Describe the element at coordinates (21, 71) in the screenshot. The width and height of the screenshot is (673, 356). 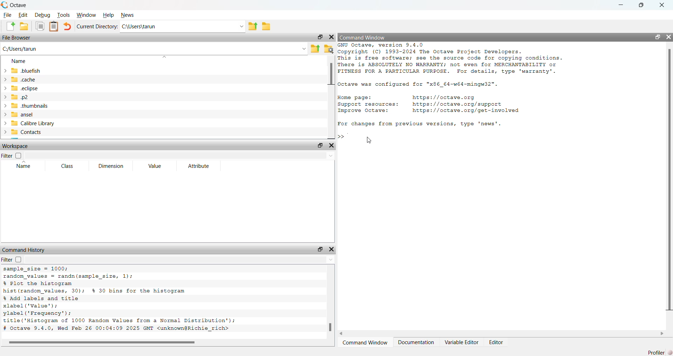
I see `.bluefish` at that location.